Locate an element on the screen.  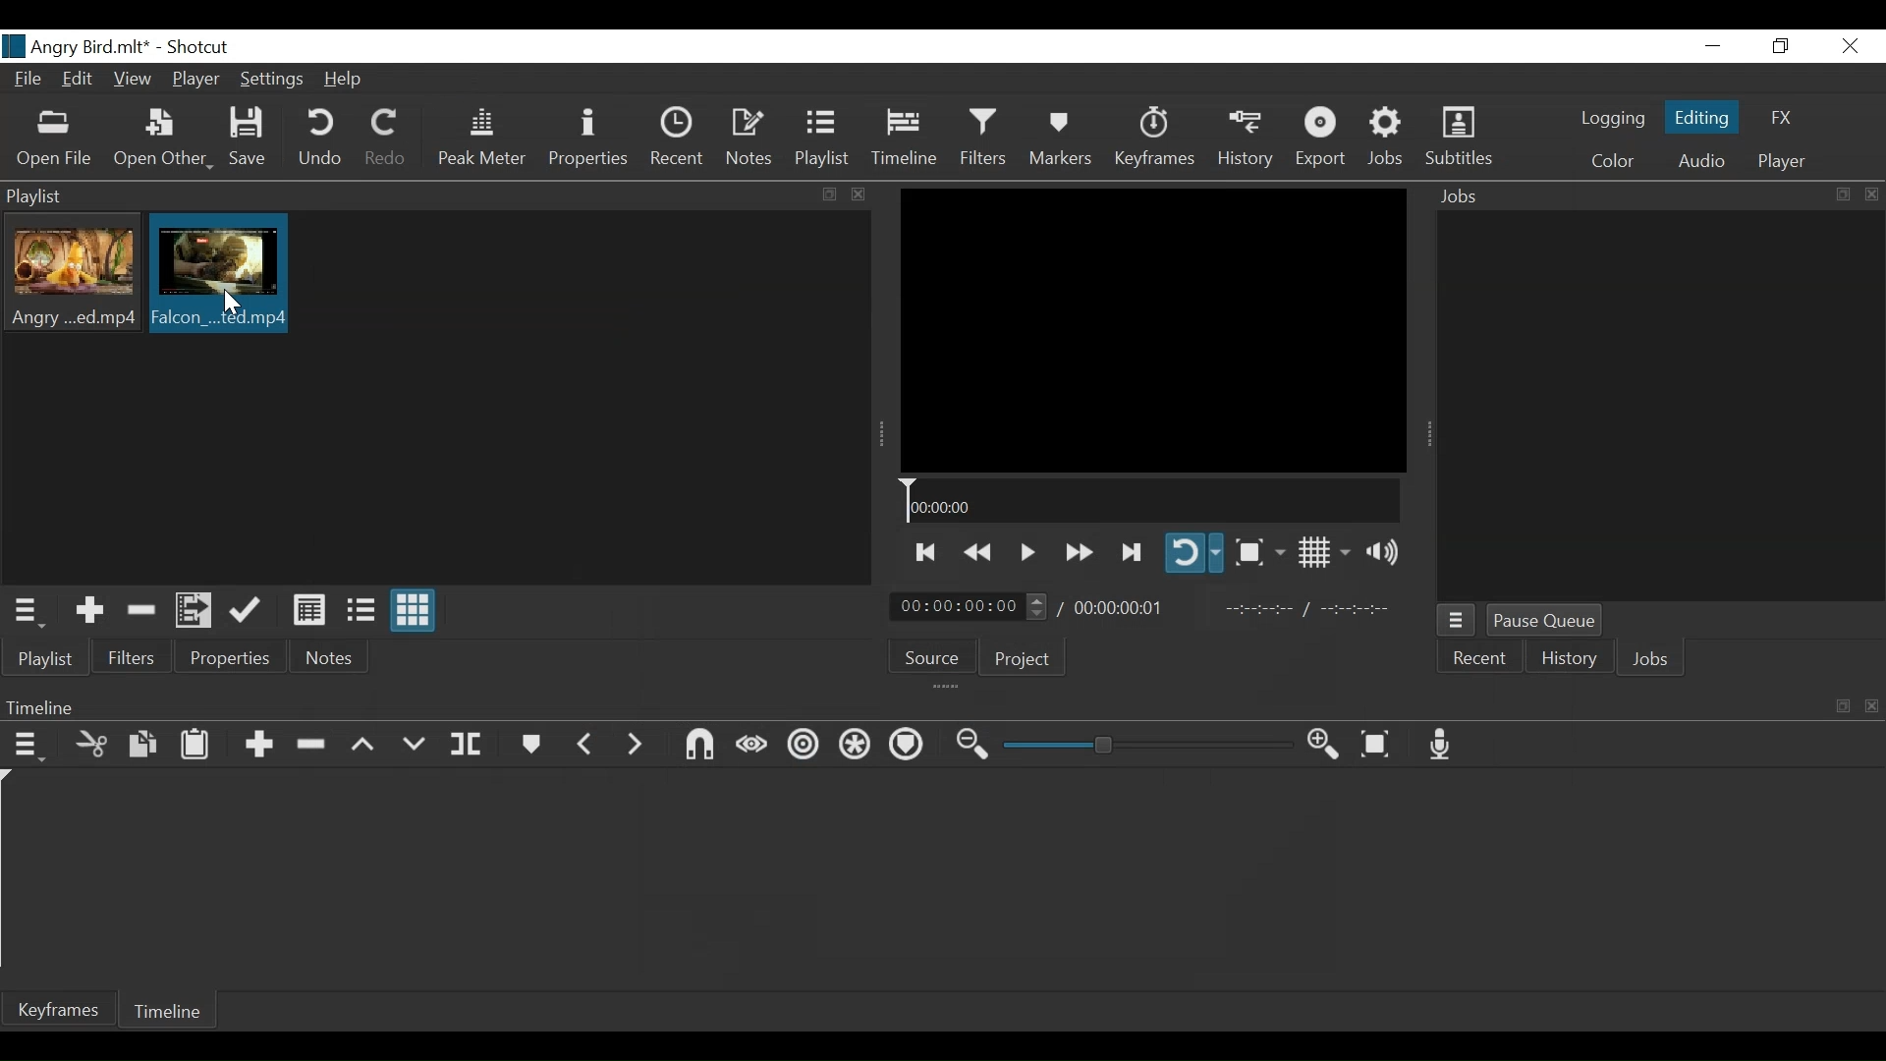
Paste is located at coordinates (197, 749).